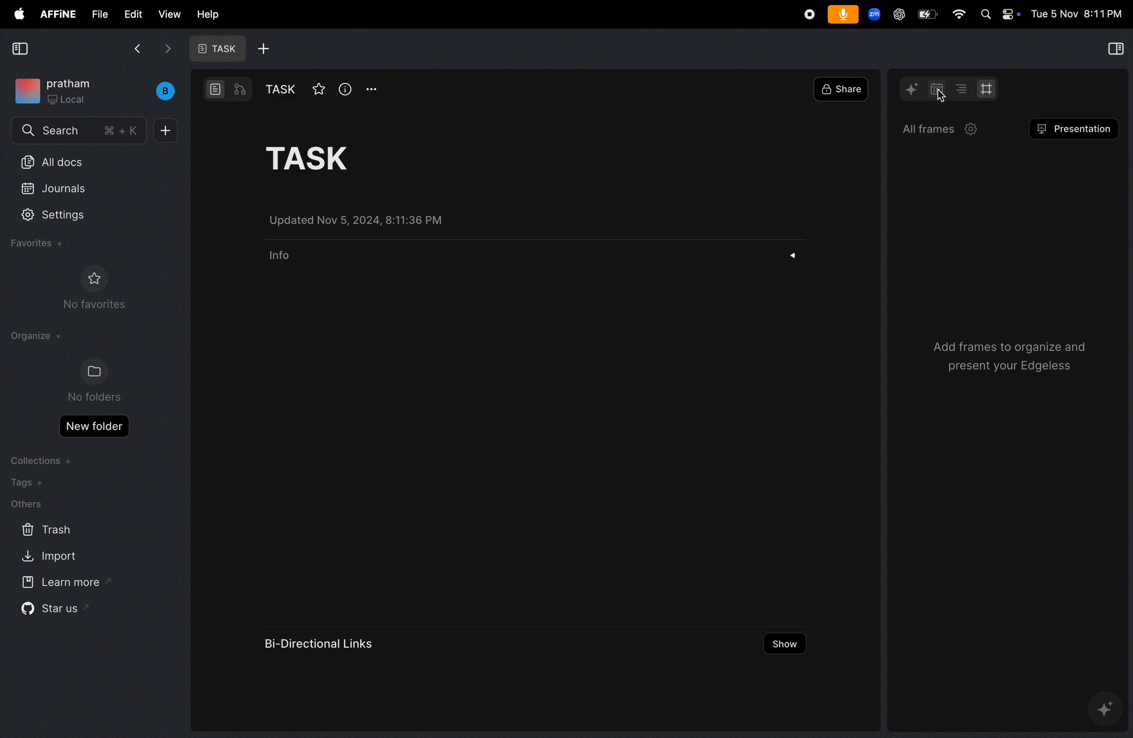  What do you see at coordinates (925, 14) in the screenshot?
I see `battery` at bounding box center [925, 14].